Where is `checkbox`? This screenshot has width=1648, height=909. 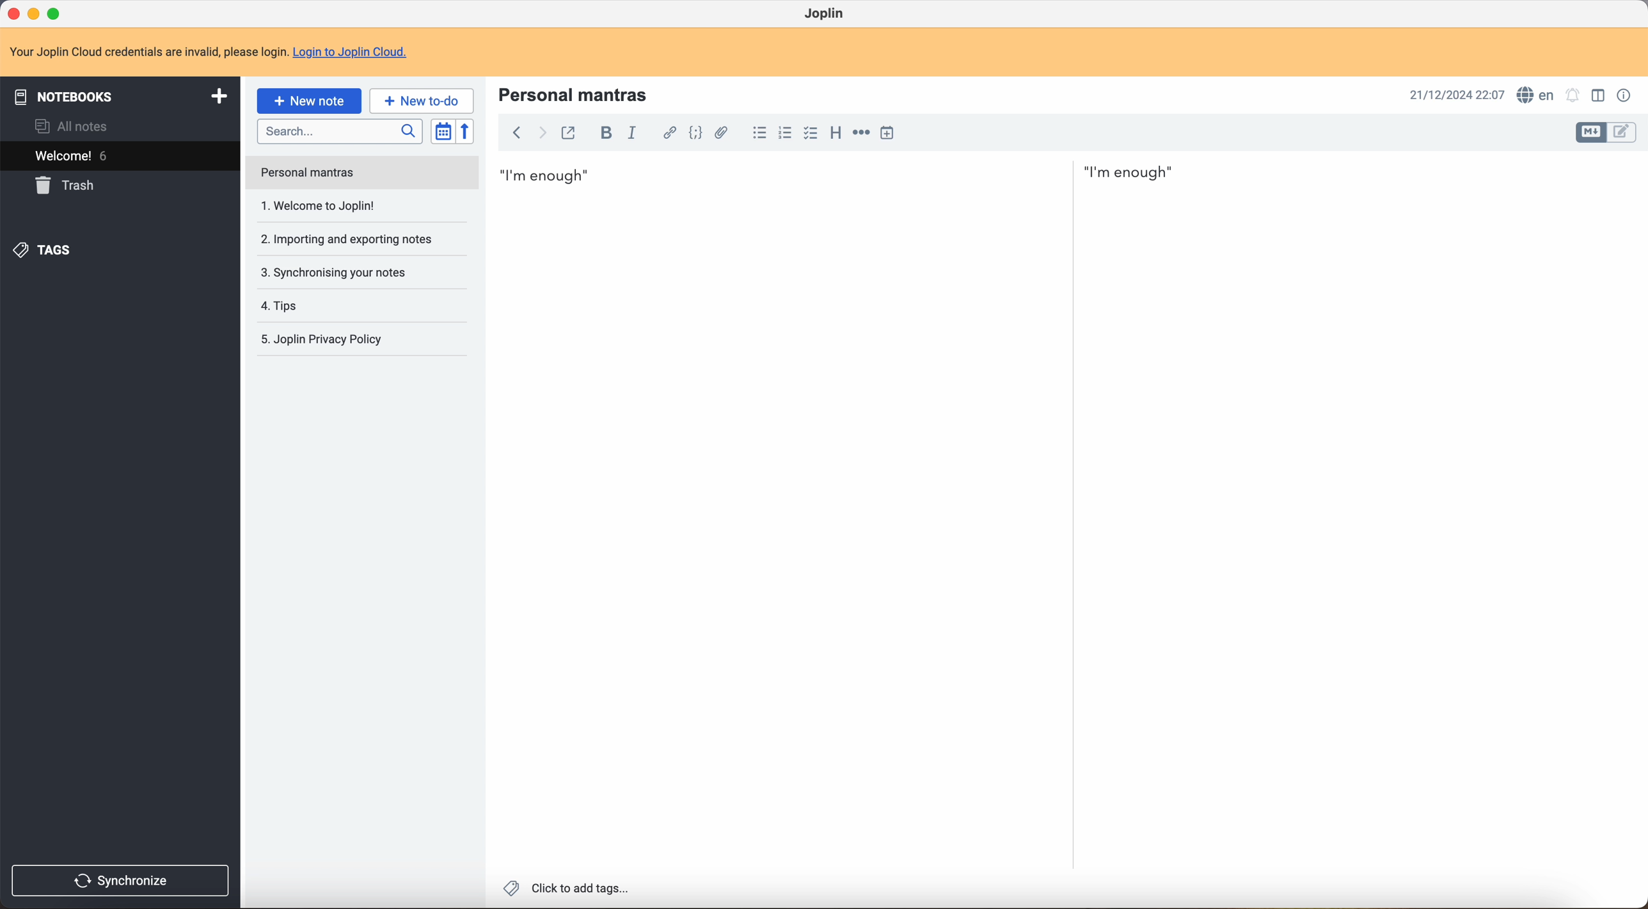
checkbox is located at coordinates (811, 134).